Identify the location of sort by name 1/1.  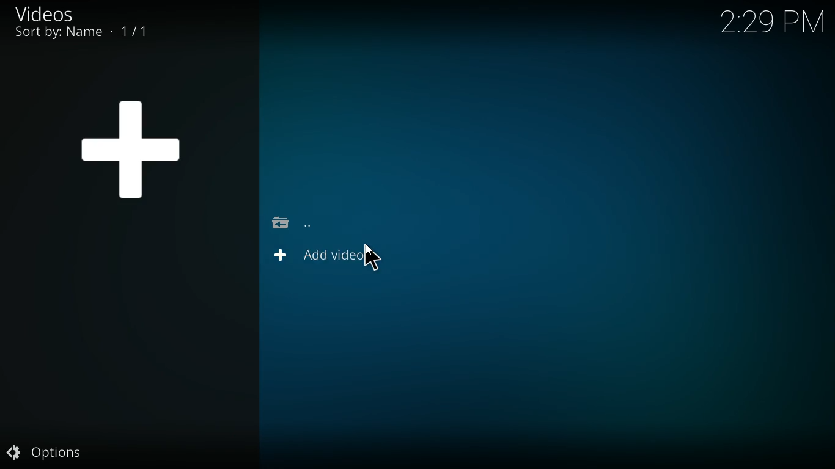
(81, 32).